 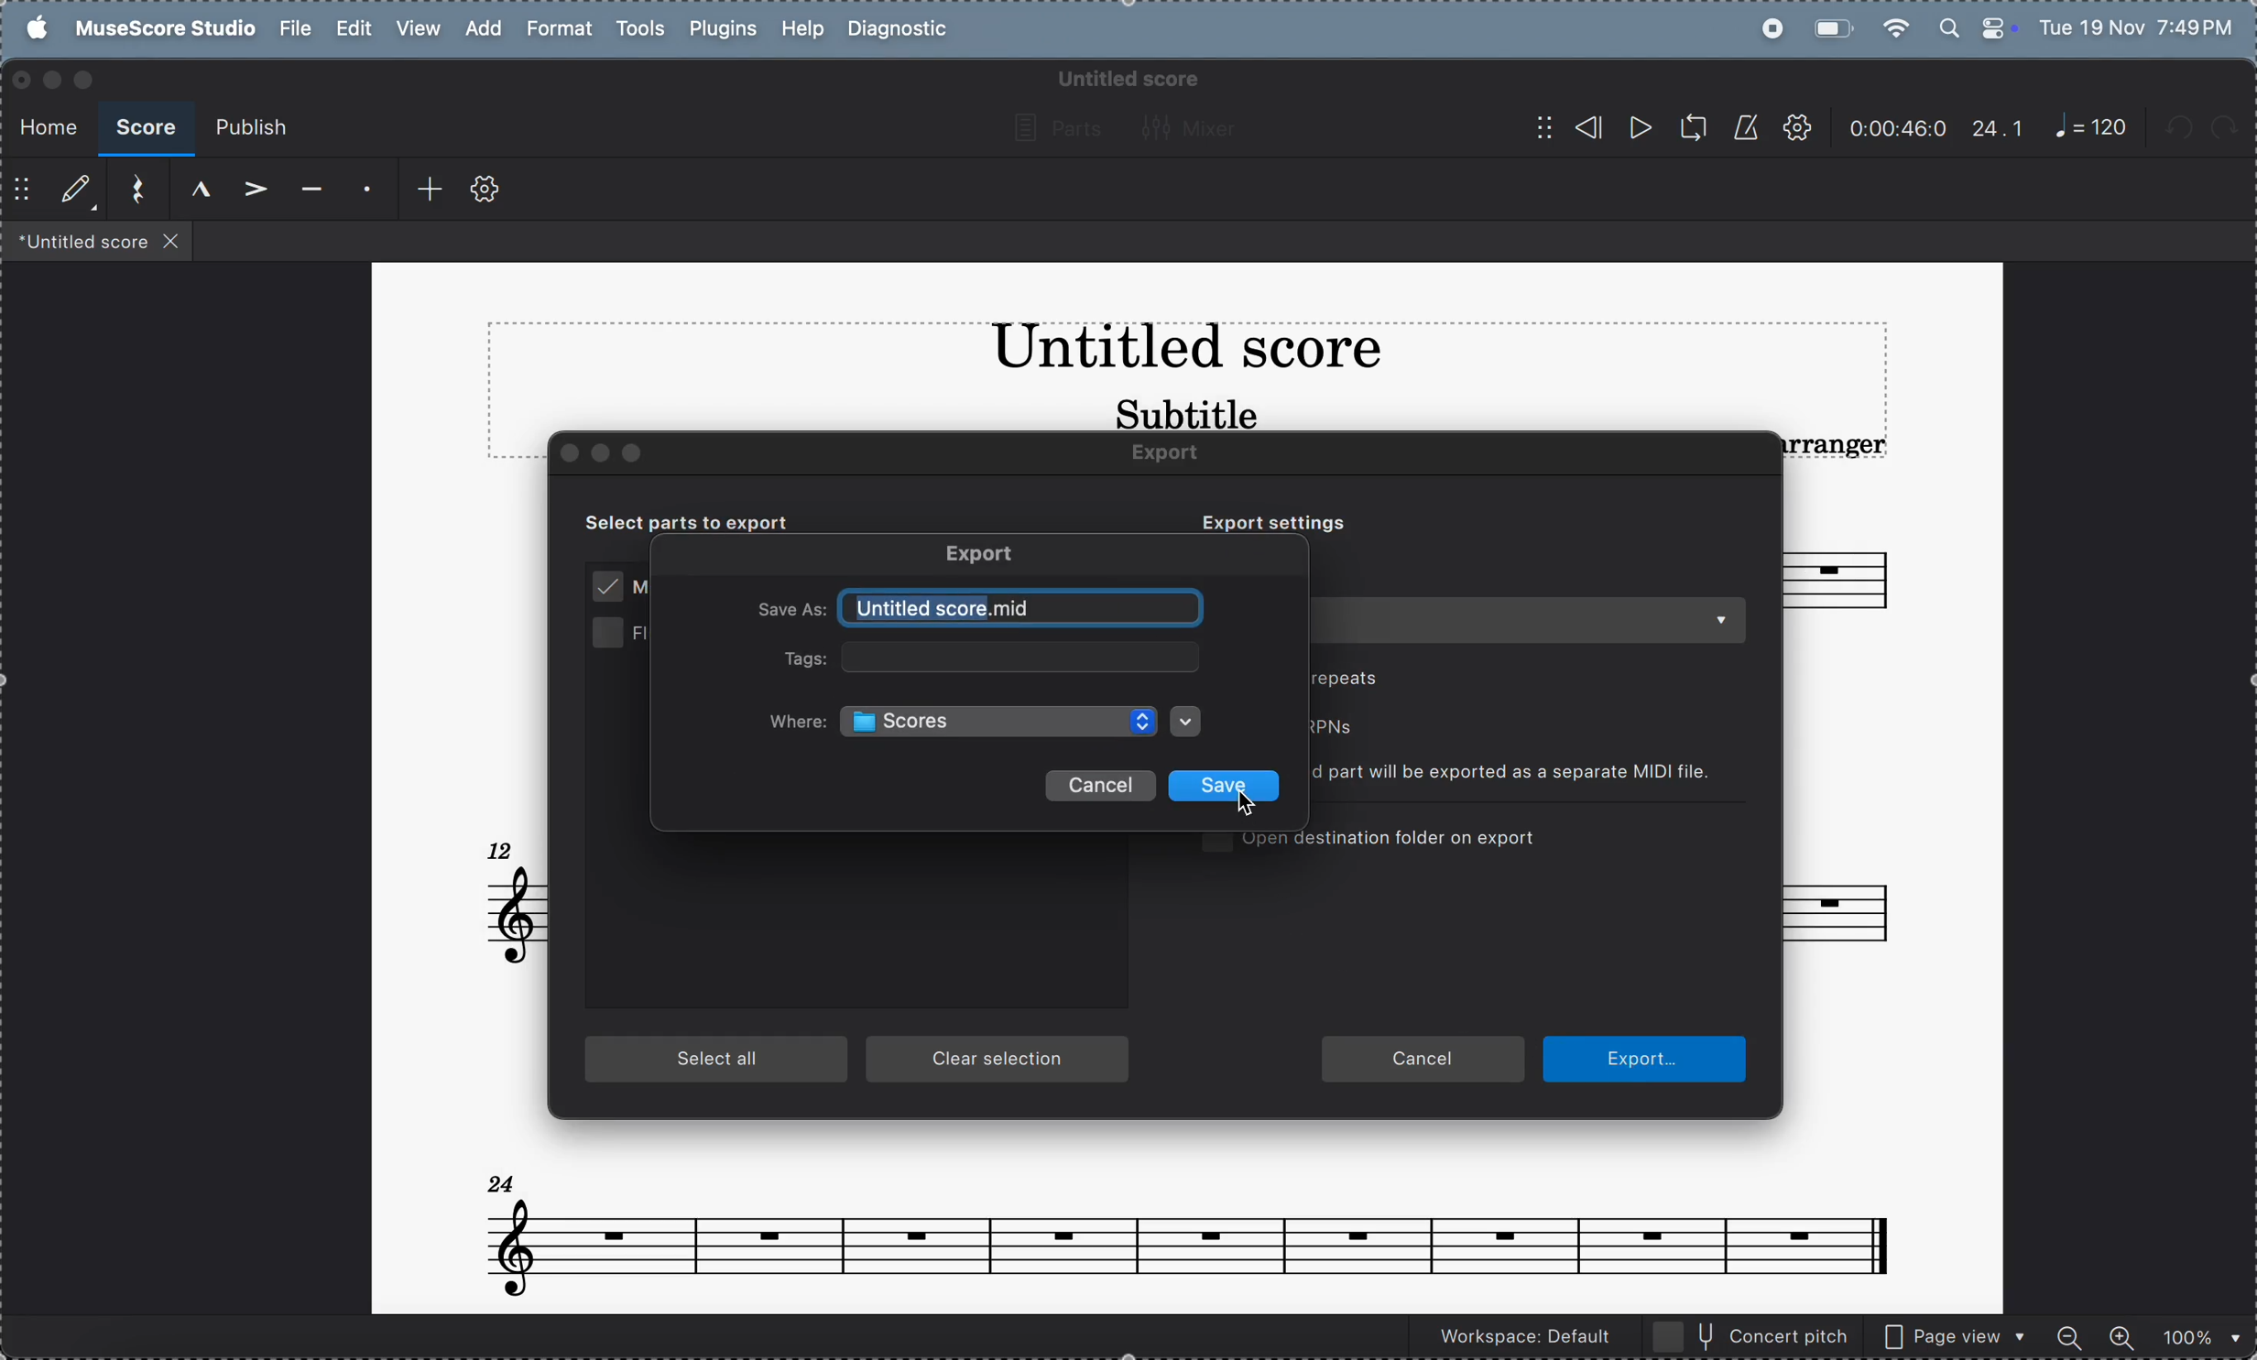 What do you see at coordinates (1796, 129) in the screenshot?
I see `settings` at bounding box center [1796, 129].